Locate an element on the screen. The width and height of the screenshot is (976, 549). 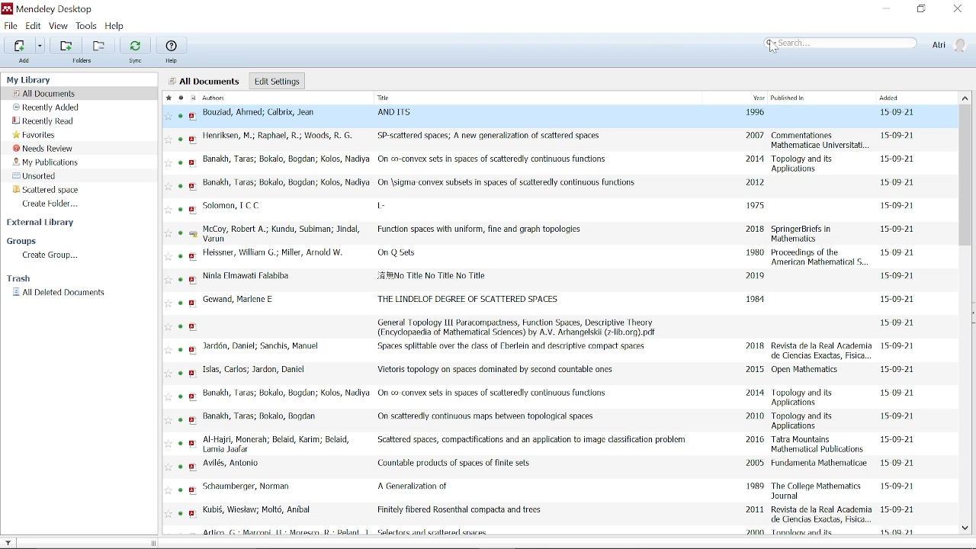
Restore down is located at coordinates (920, 9).